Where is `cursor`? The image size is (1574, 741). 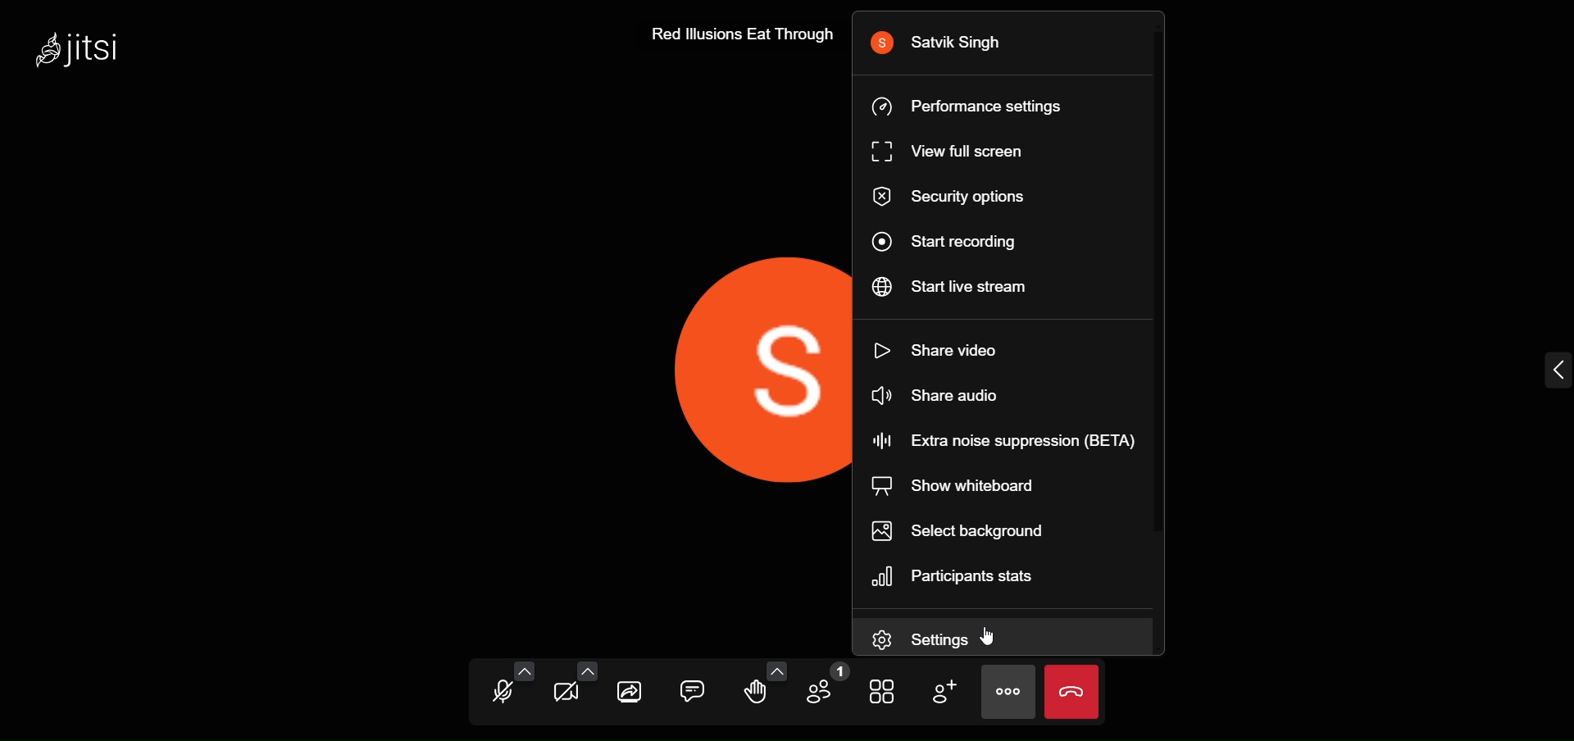
cursor is located at coordinates (994, 637).